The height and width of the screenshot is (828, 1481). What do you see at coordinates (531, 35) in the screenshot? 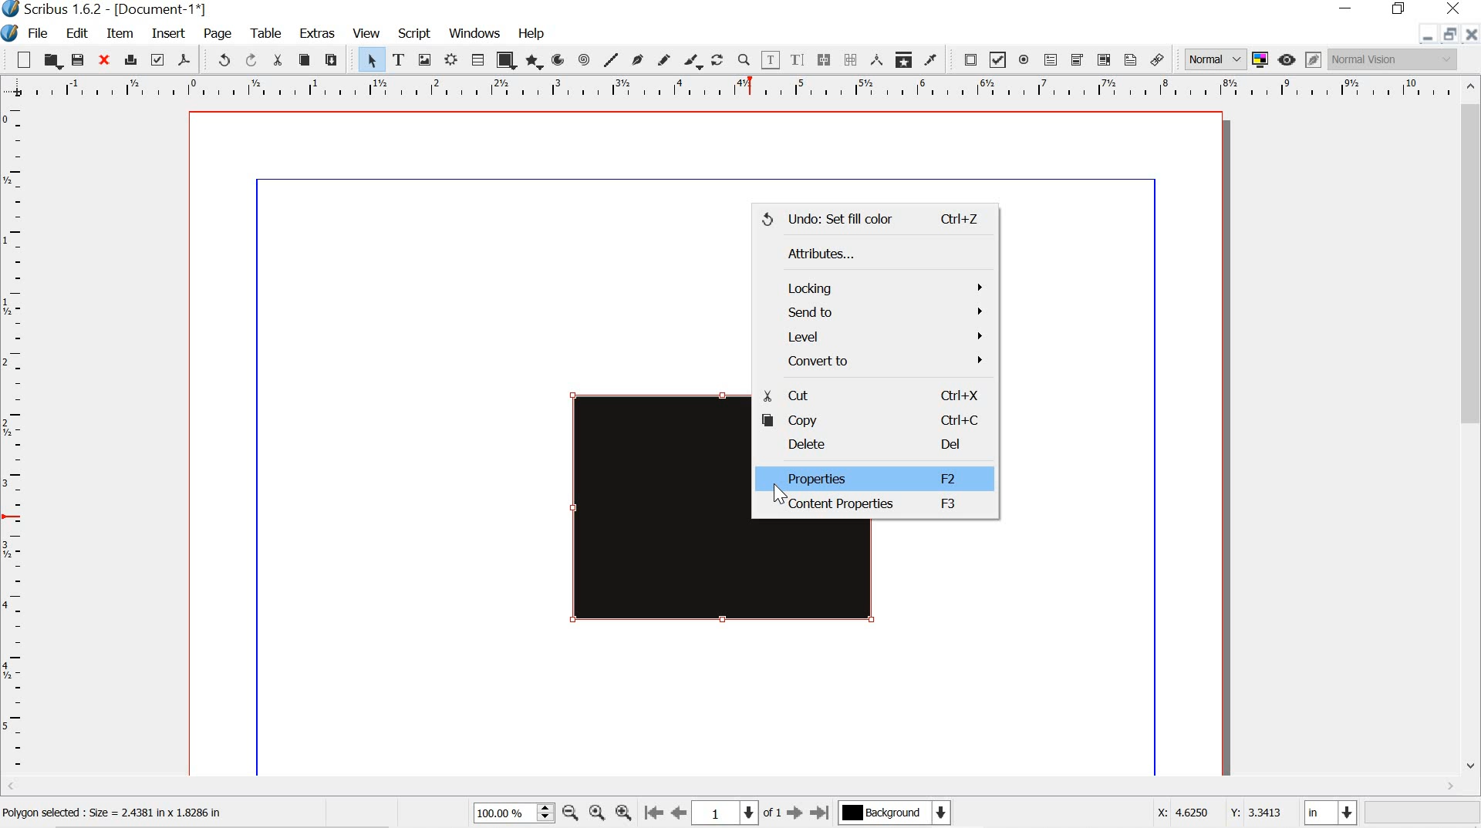
I see `help` at bounding box center [531, 35].